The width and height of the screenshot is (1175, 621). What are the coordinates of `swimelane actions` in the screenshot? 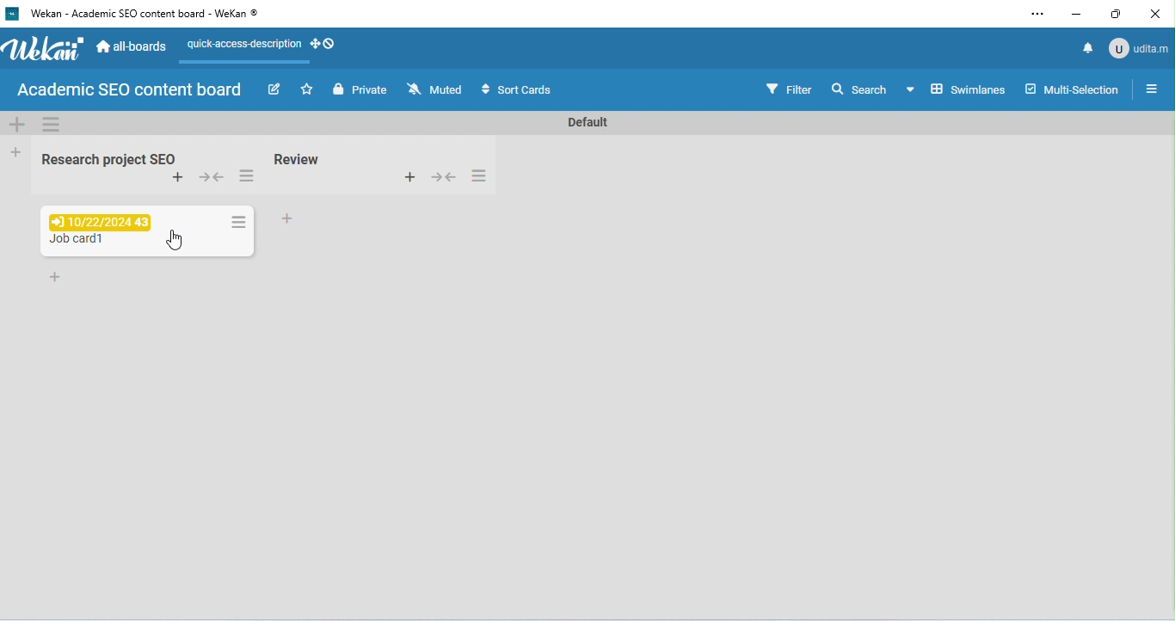 It's located at (52, 124).